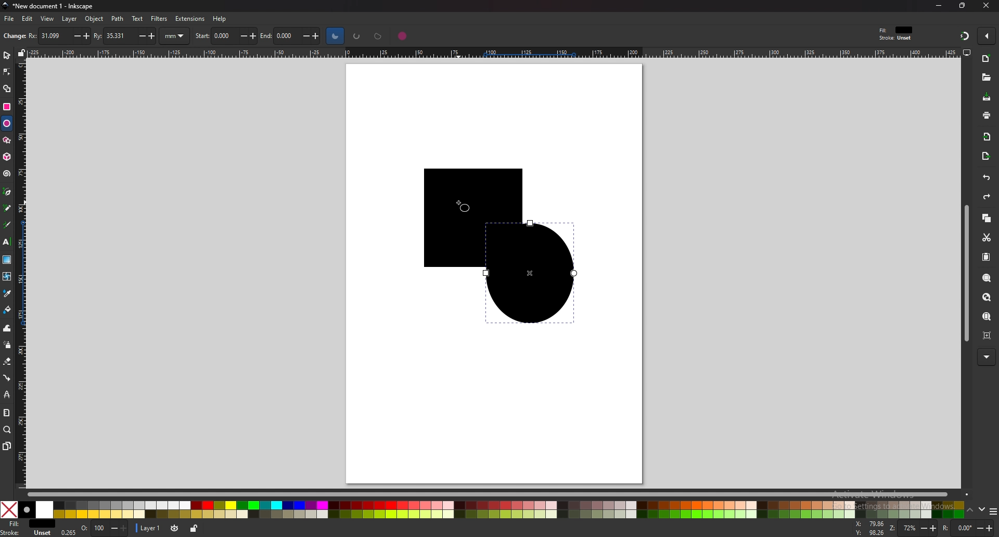 Image resolution: width=999 pixels, height=537 pixels. Describe the element at coordinates (7, 54) in the screenshot. I see `select` at that location.